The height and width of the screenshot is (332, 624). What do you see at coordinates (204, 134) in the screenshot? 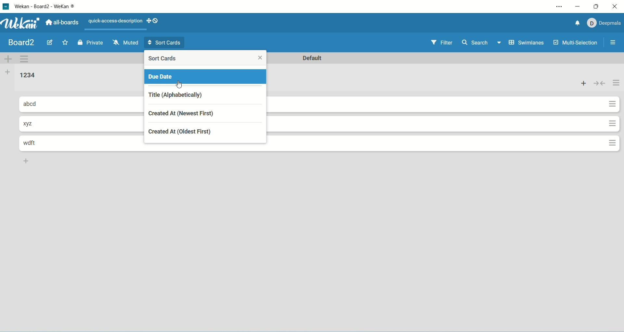
I see `created at` at bounding box center [204, 134].